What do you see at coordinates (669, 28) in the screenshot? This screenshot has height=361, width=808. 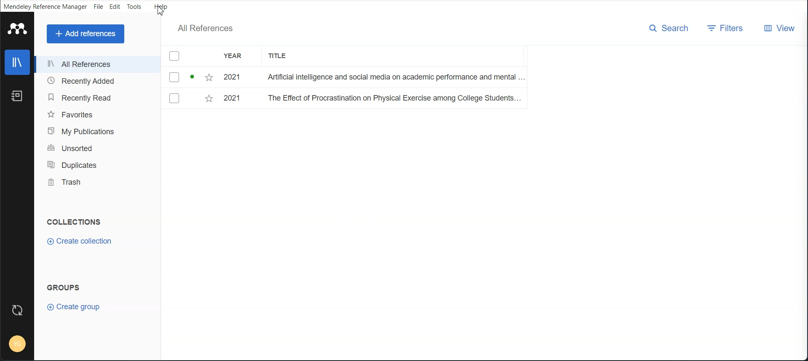 I see `Search` at bounding box center [669, 28].